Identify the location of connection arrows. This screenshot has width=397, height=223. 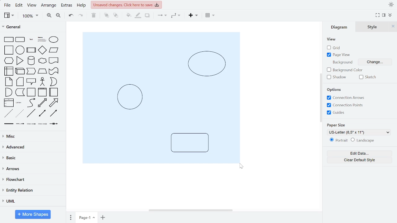
(346, 98).